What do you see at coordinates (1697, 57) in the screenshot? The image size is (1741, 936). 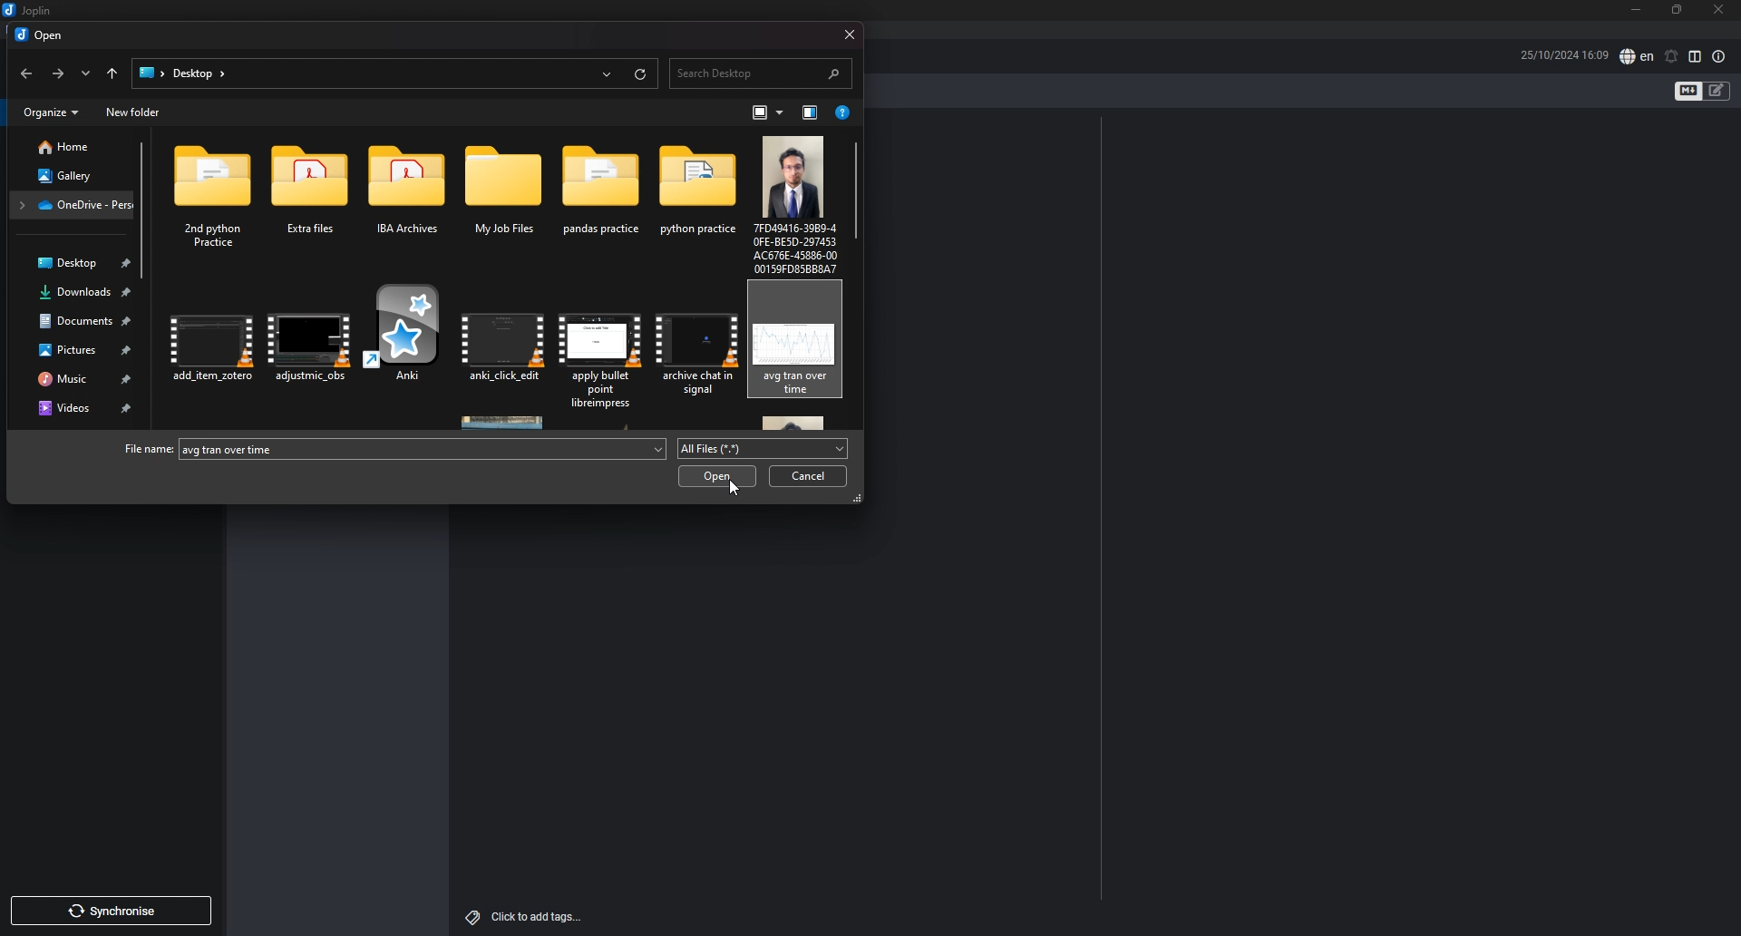 I see `toggle editor layout` at bounding box center [1697, 57].